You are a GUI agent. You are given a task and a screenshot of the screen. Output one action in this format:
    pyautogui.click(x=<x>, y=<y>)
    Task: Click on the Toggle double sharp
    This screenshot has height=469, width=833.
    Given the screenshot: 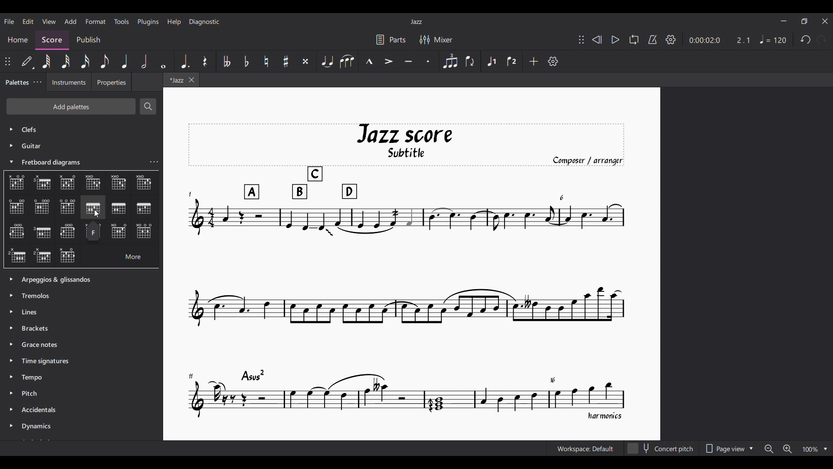 What is the action you would take?
    pyautogui.click(x=306, y=61)
    